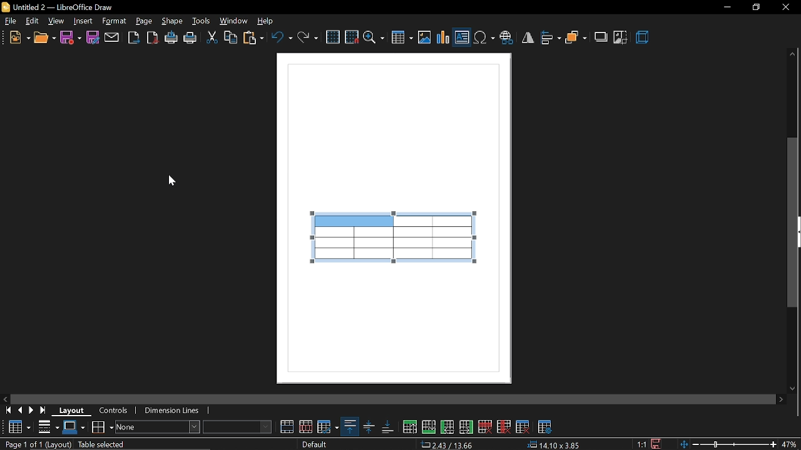 Image resolution: width=801 pixels, height=450 pixels. Describe the element at coordinates (349, 426) in the screenshot. I see `align top` at that location.